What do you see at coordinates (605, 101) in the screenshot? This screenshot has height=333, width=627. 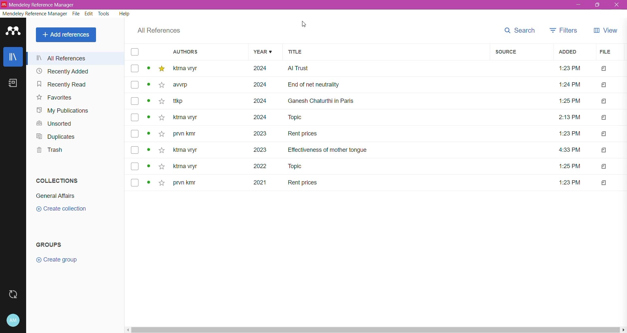 I see `file type` at bounding box center [605, 101].